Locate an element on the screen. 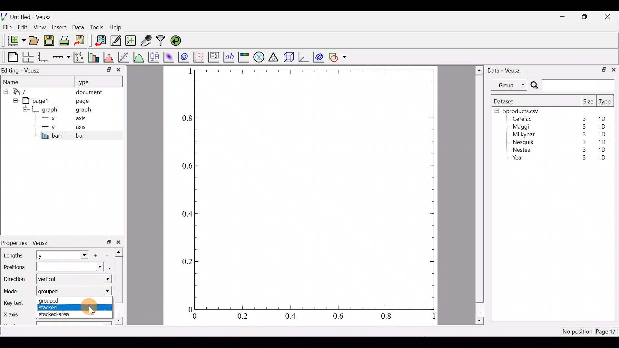 This screenshot has height=348, width=619. restore down is located at coordinates (585, 17).